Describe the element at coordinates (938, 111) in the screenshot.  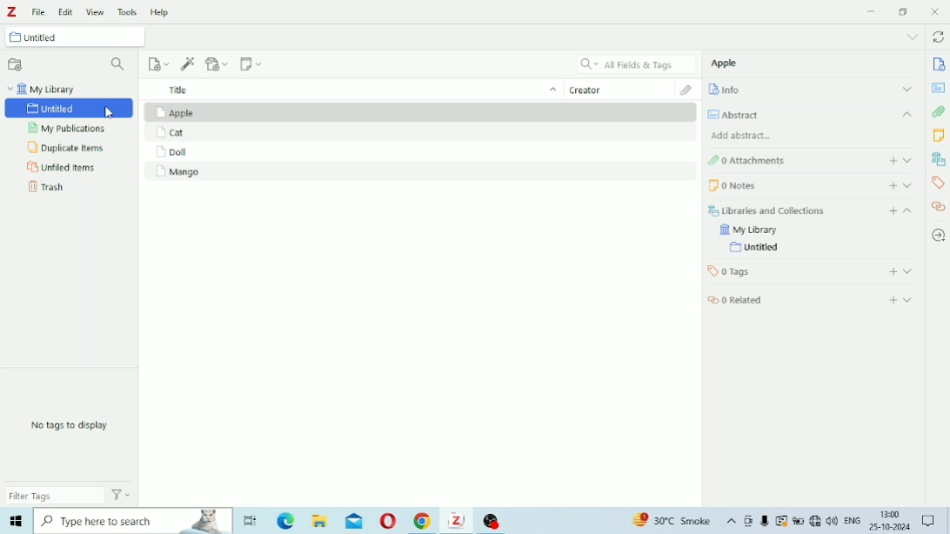
I see `Attachments` at that location.